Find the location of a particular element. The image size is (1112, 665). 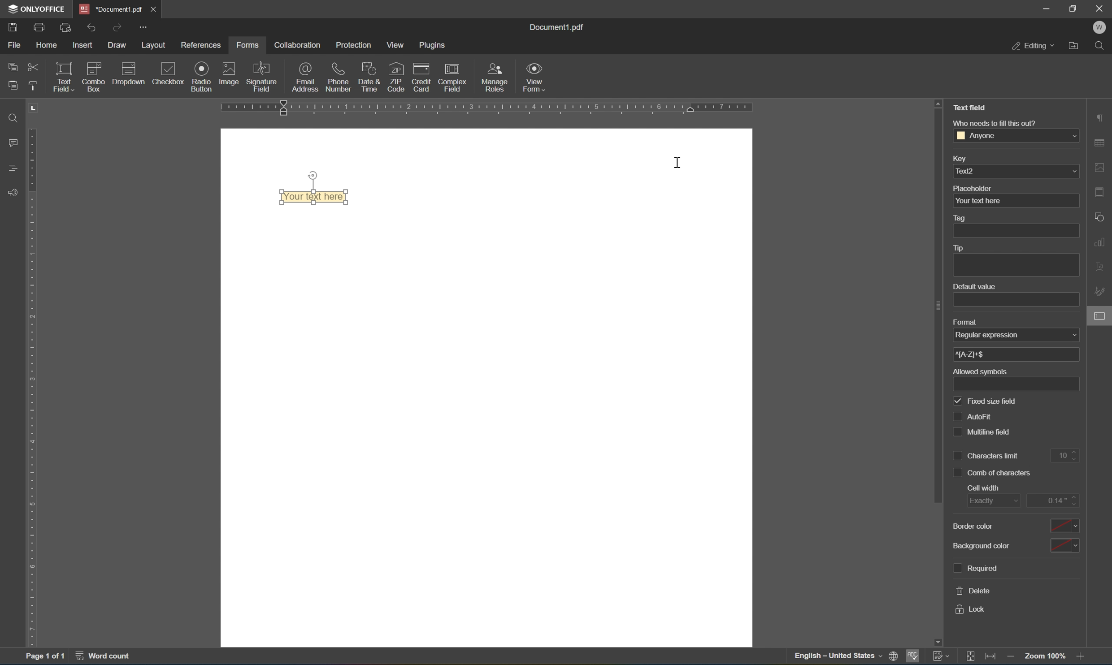

text2 is located at coordinates (1014, 171).